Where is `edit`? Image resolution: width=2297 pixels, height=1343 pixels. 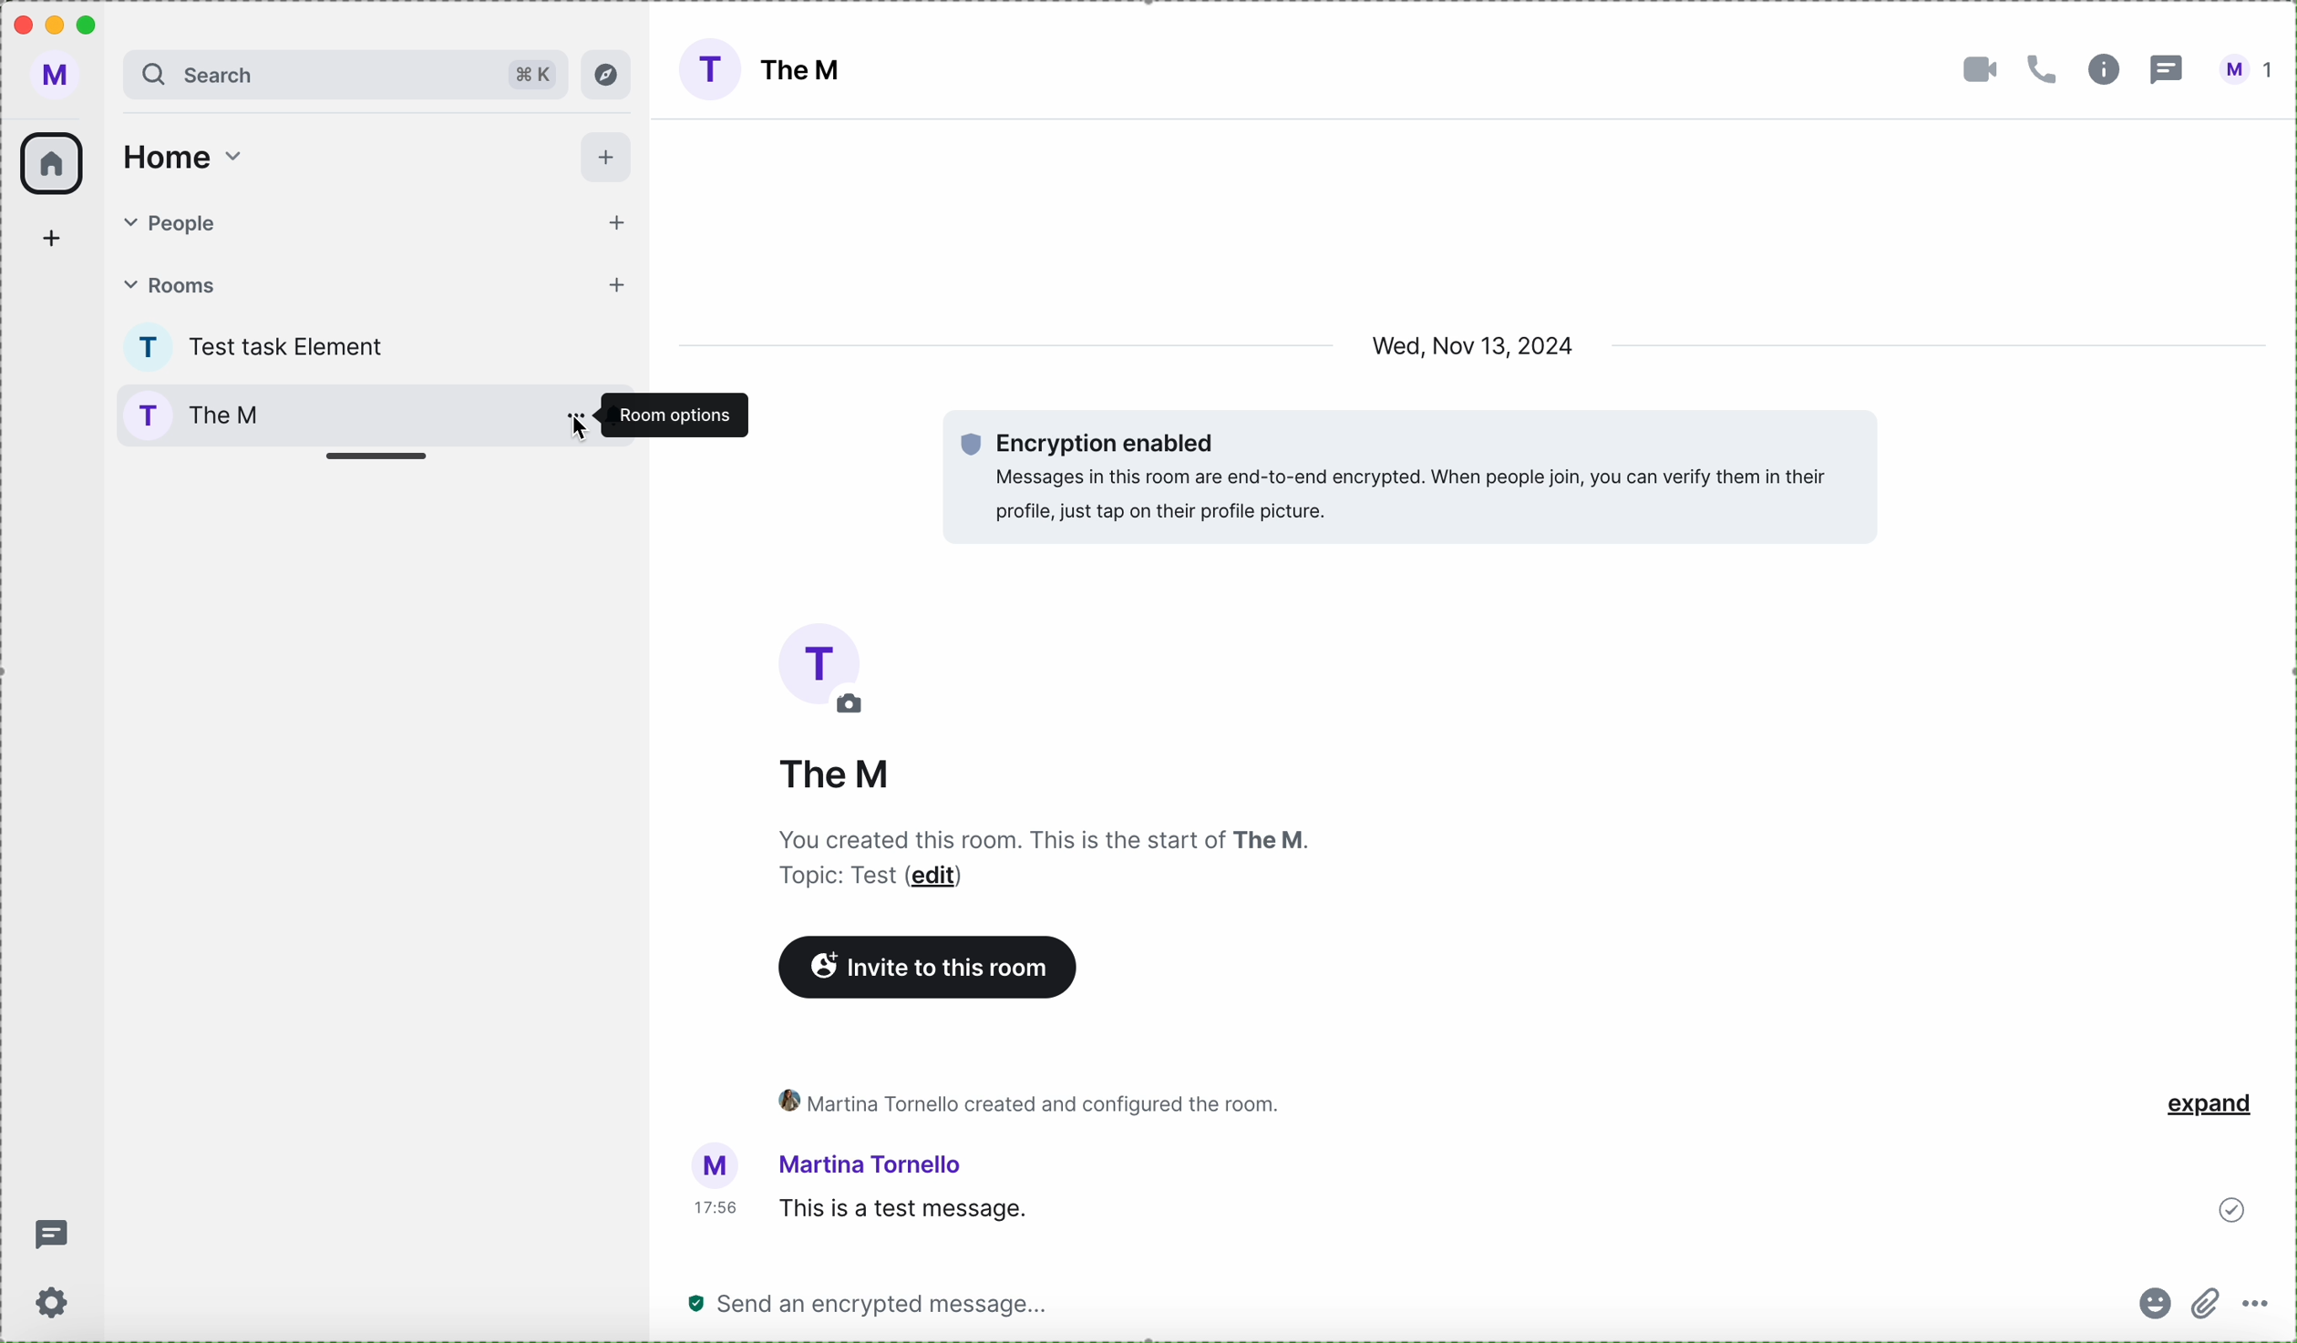
edit is located at coordinates (857, 706).